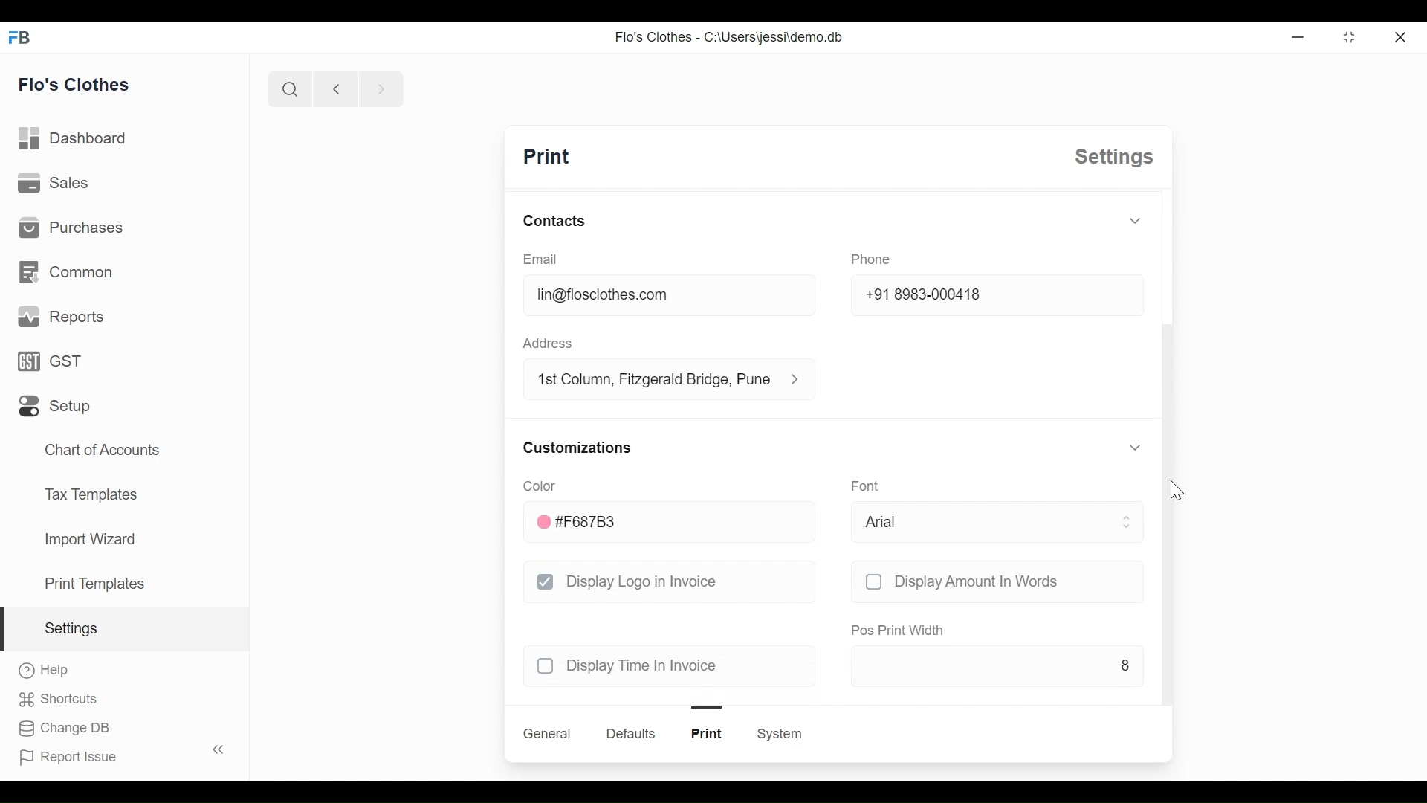  I want to click on settings, so click(1114, 157).